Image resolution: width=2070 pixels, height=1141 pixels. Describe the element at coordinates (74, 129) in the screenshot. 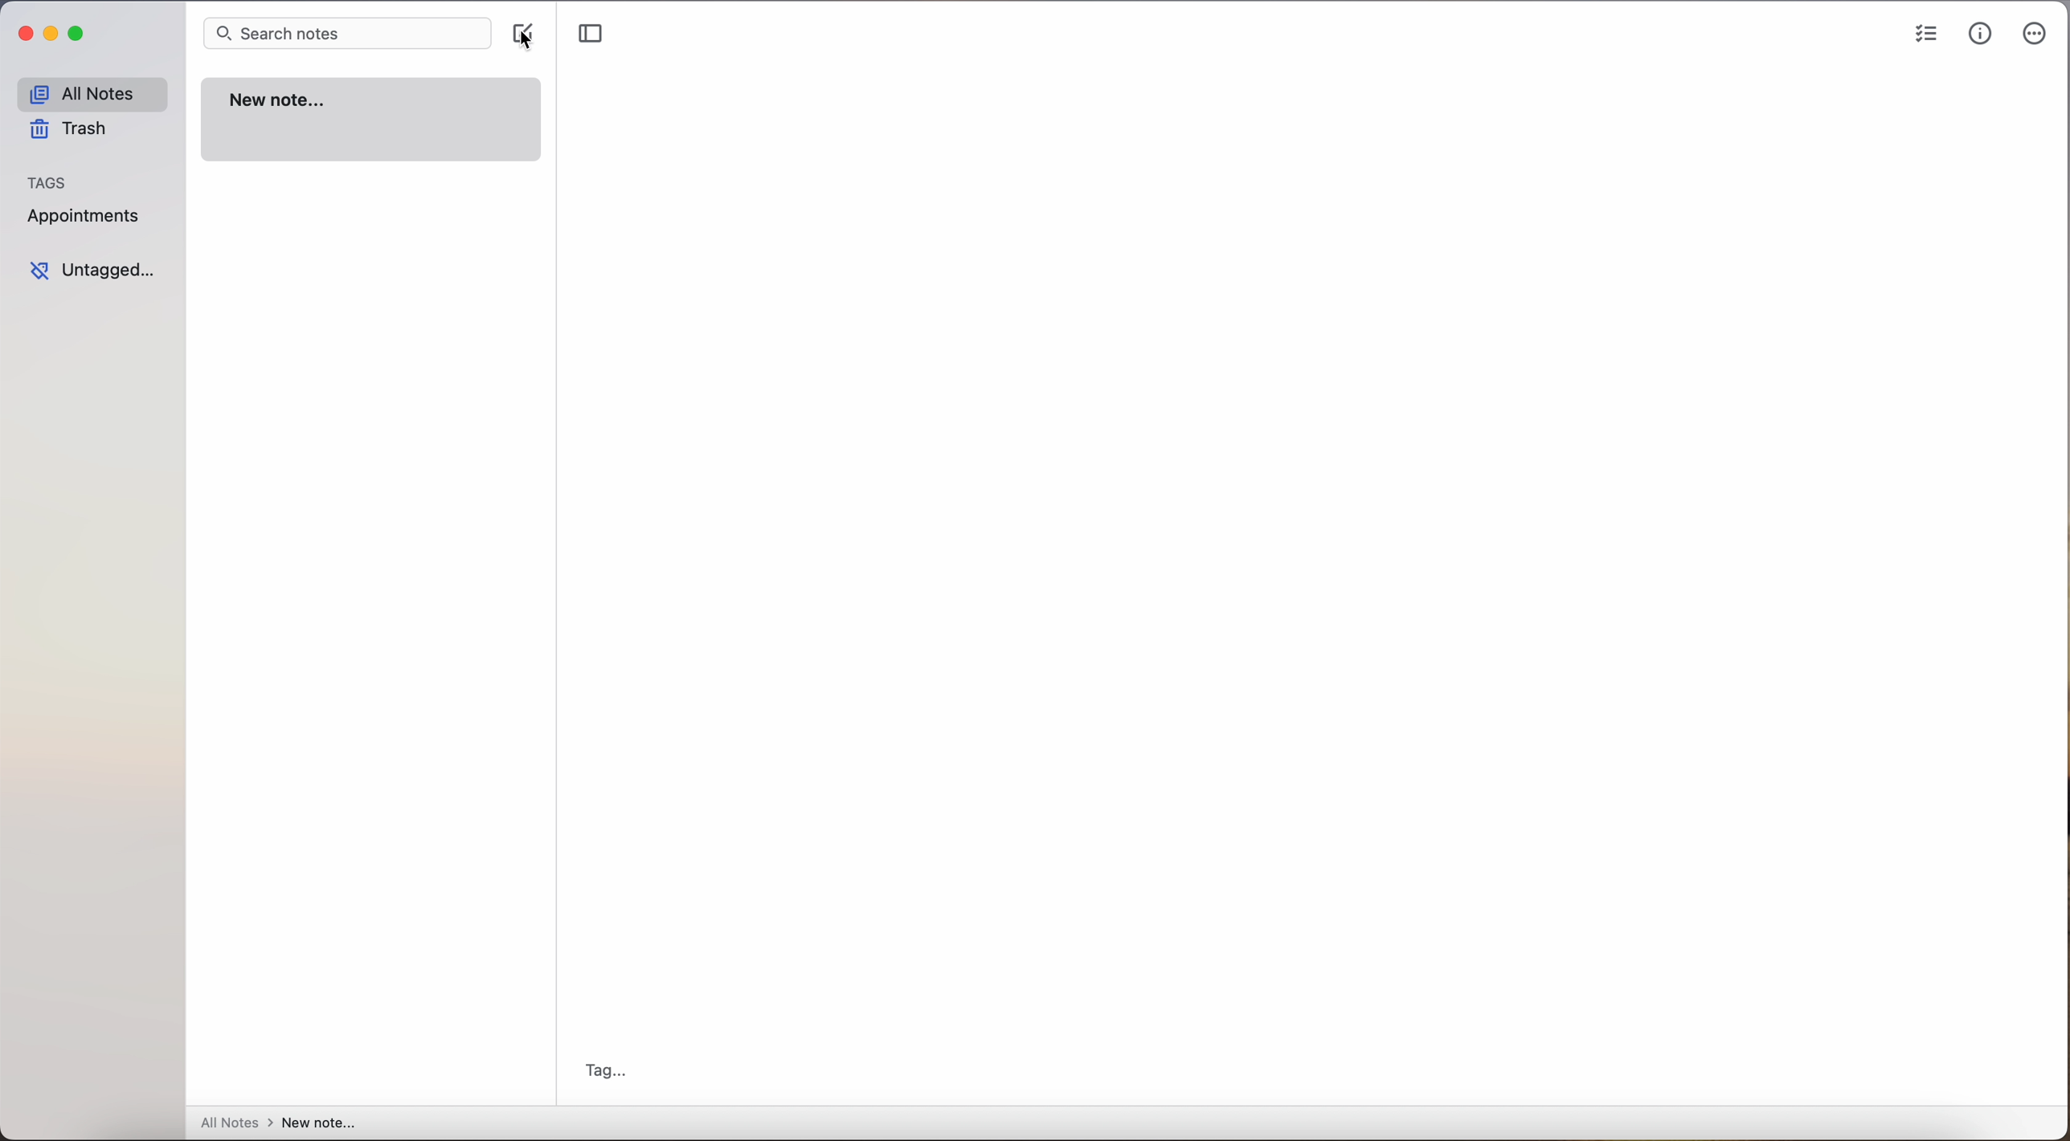

I see `trash` at that location.